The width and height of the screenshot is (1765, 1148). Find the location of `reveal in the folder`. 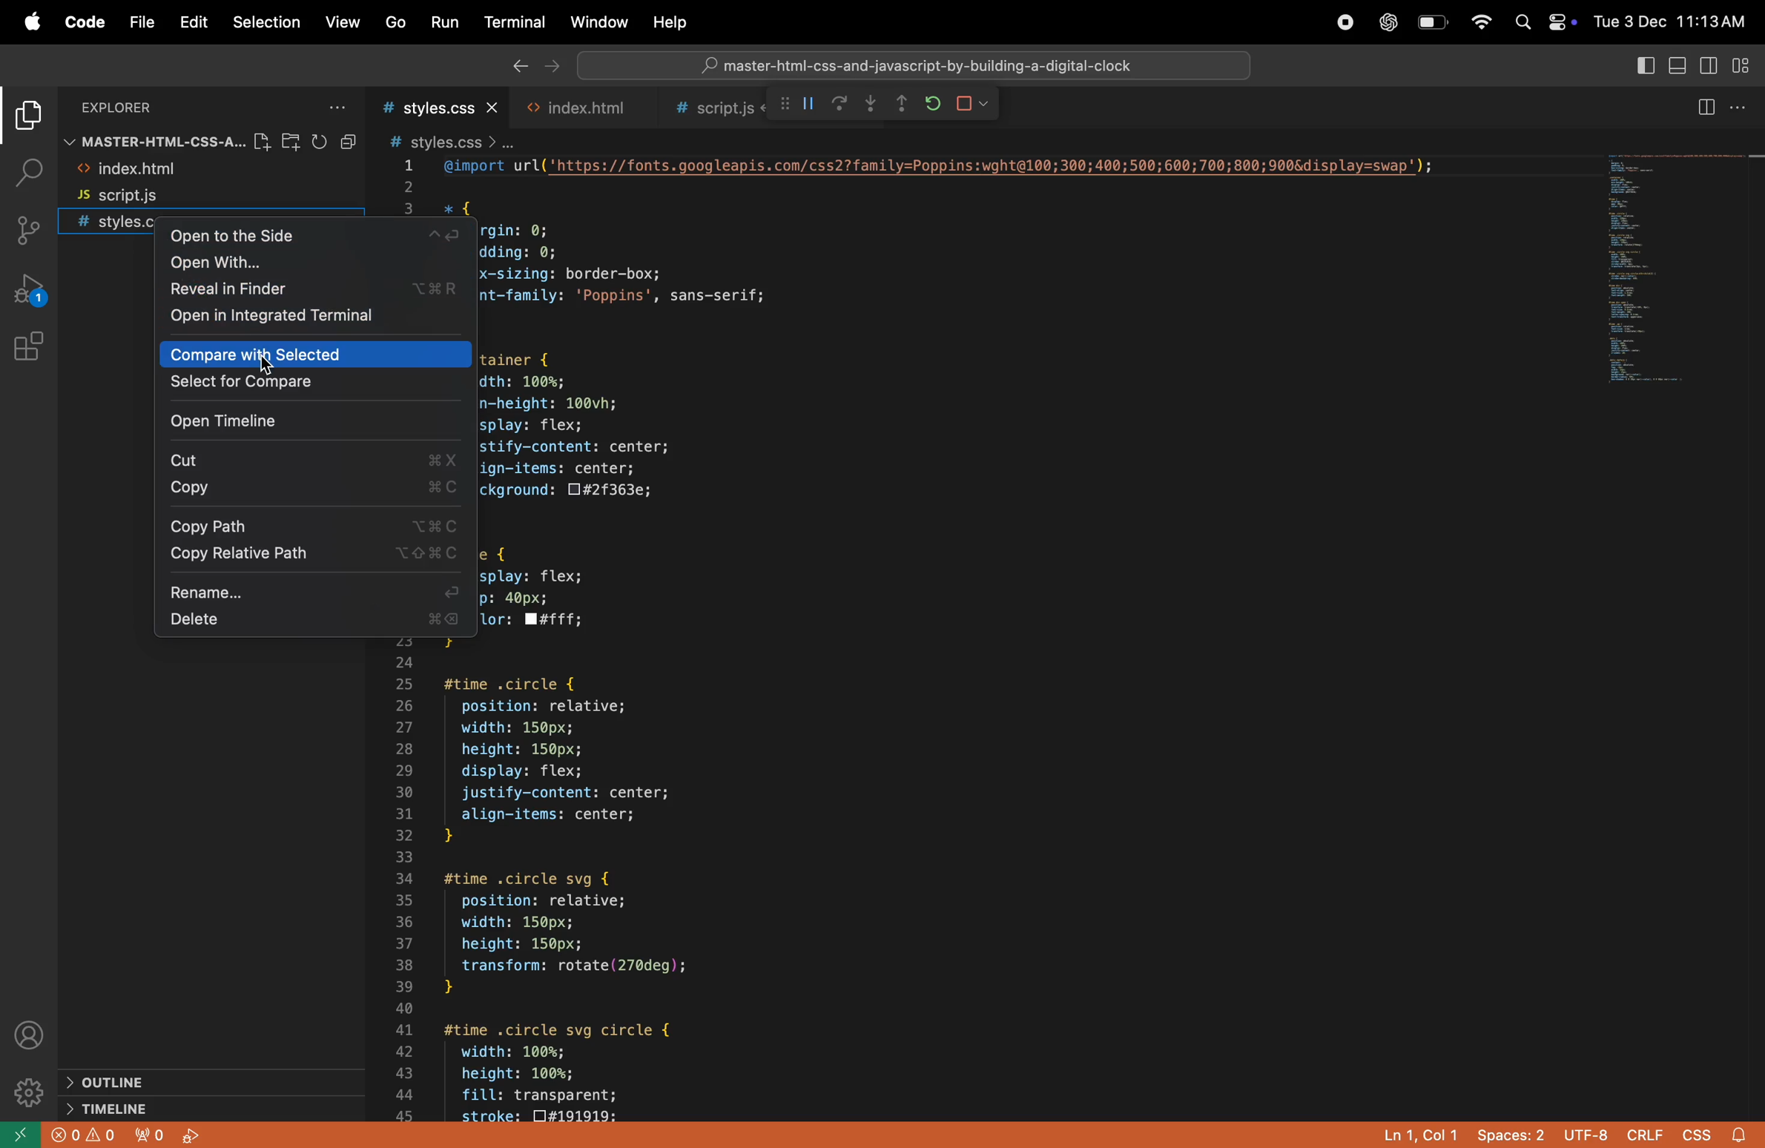

reveal in the folder is located at coordinates (314, 291).